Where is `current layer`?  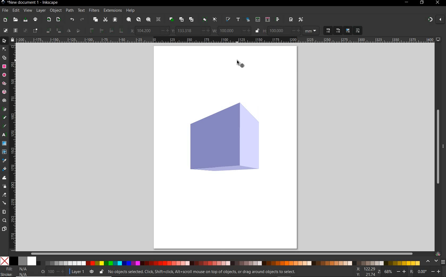
current layer is located at coordinates (78, 272).